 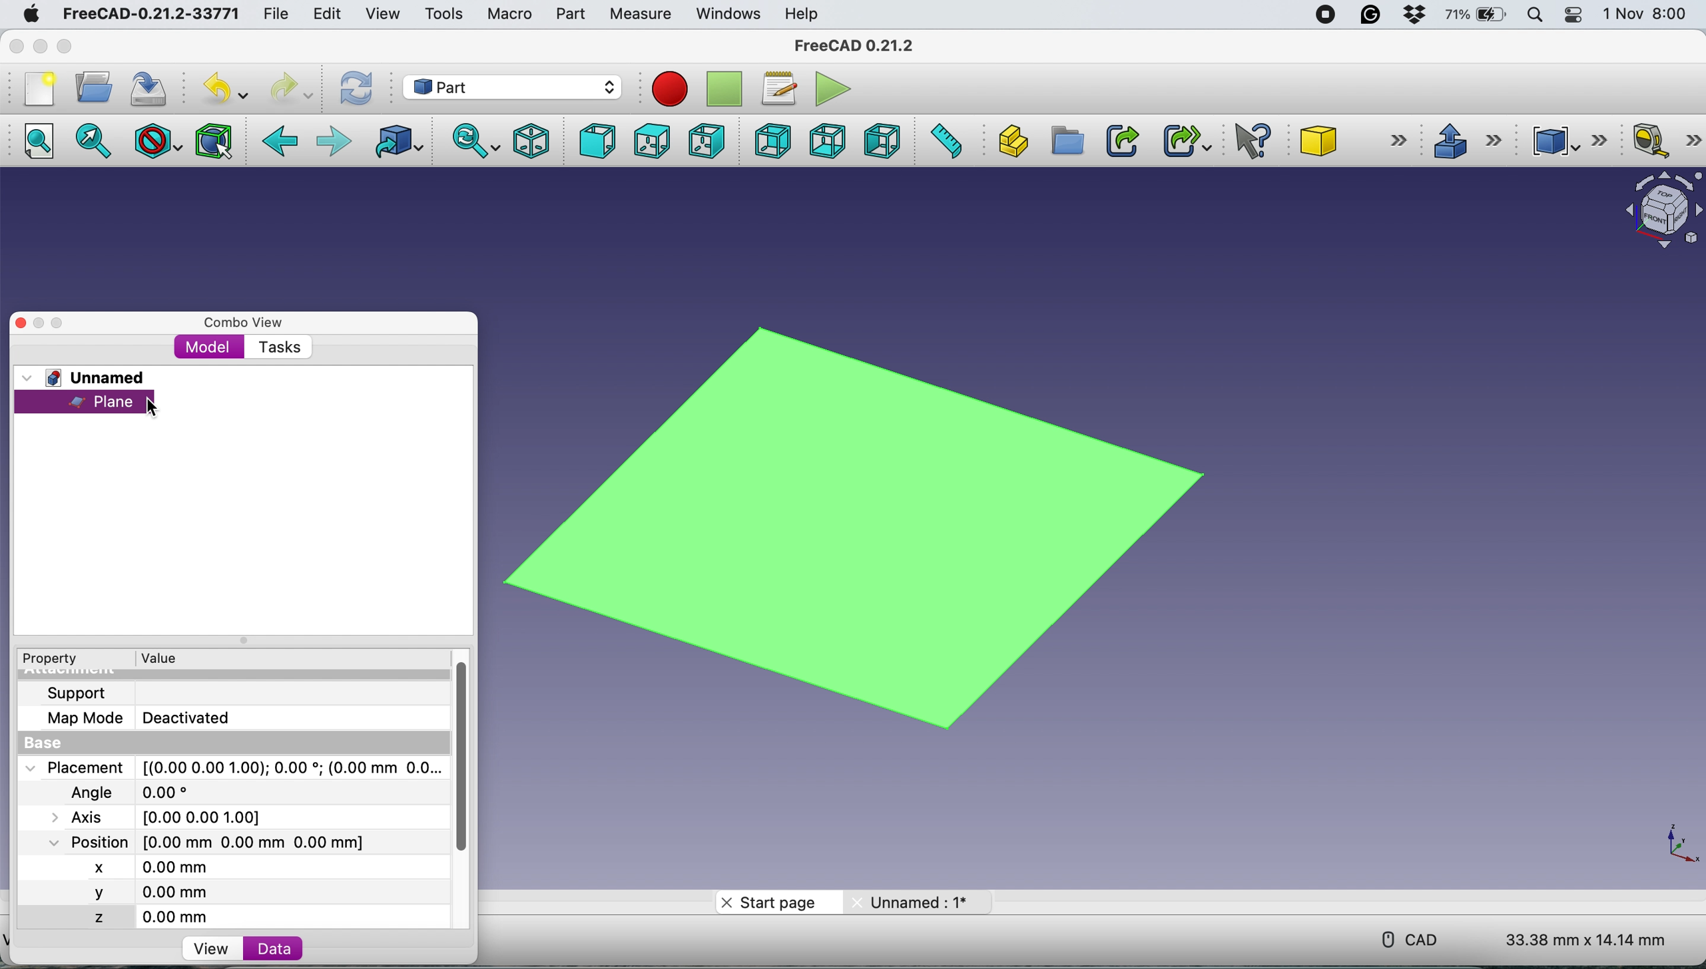 I want to click on rear, so click(x=772, y=139).